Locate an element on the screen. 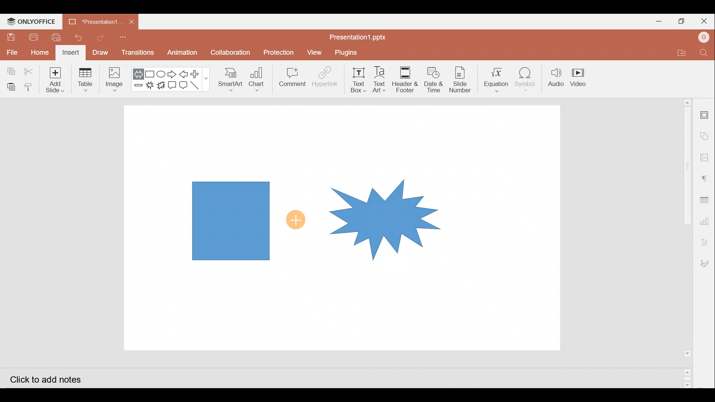  Rectangular callout is located at coordinates (174, 85).